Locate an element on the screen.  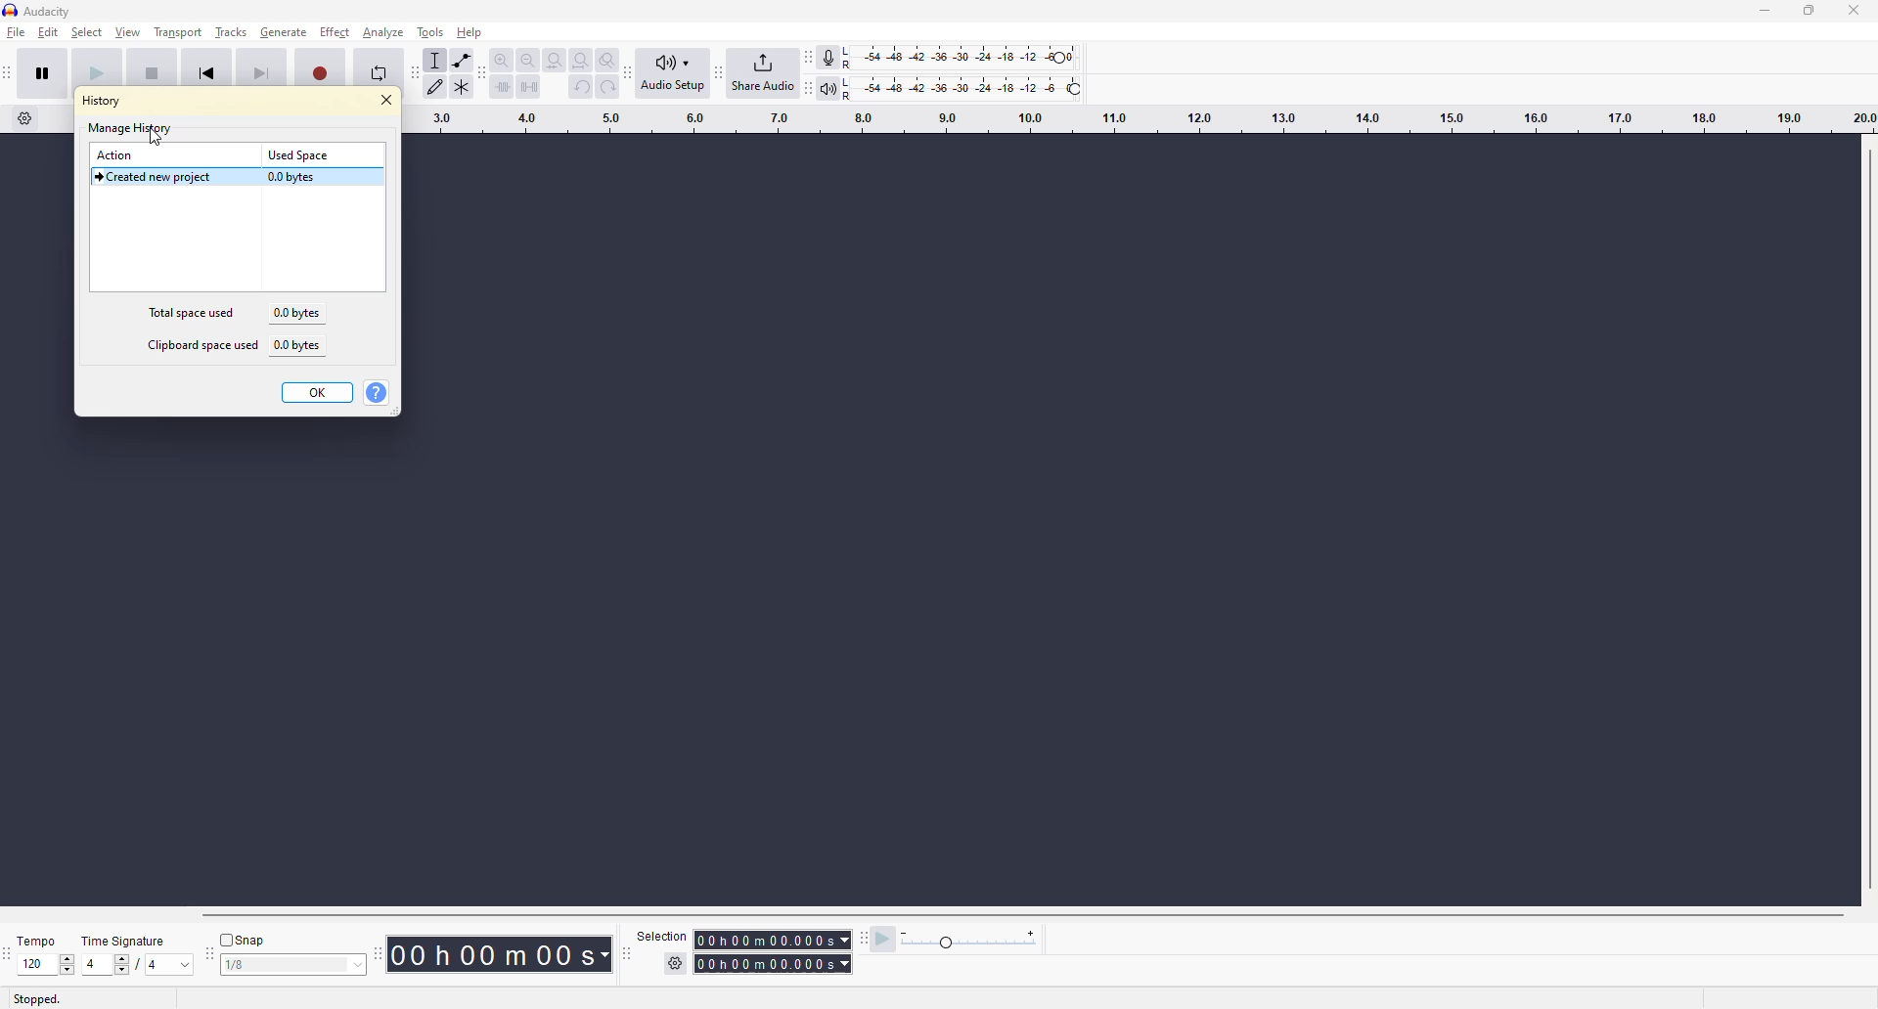
time signature is located at coordinates (132, 939).